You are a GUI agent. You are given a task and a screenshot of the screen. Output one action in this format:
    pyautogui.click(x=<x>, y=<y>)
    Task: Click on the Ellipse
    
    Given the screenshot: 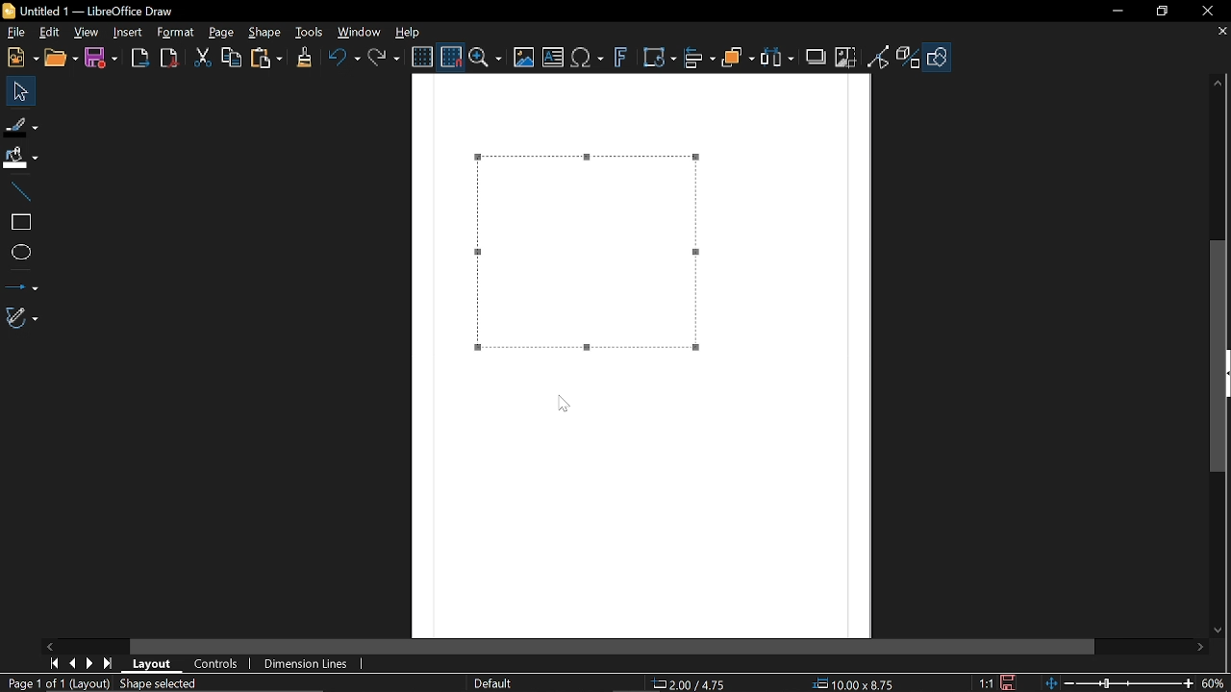 What is the action you would take?
    pyautogui.click(x=19, y=251)
    